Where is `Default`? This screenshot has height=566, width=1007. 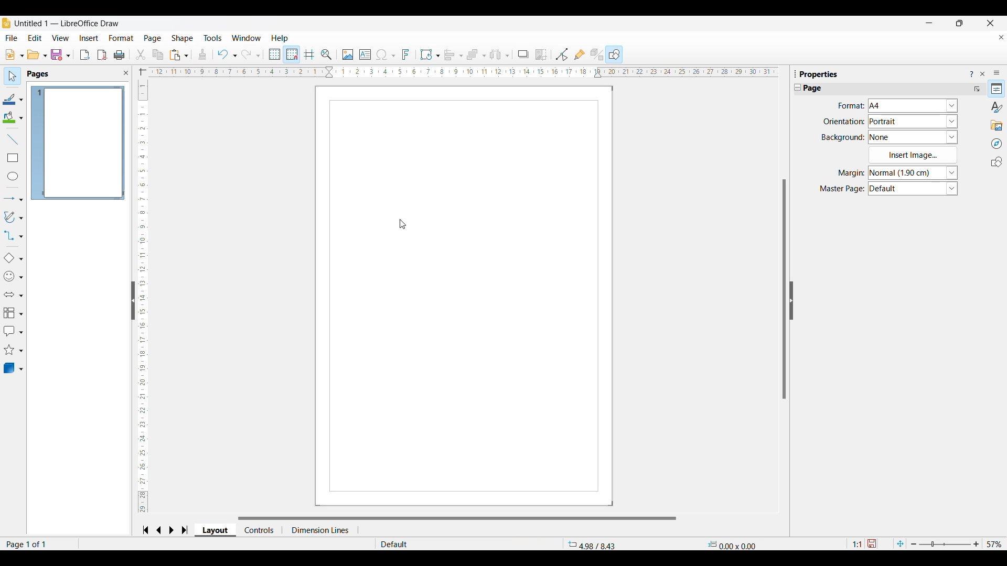 Default is located at coordinates (914, 189).